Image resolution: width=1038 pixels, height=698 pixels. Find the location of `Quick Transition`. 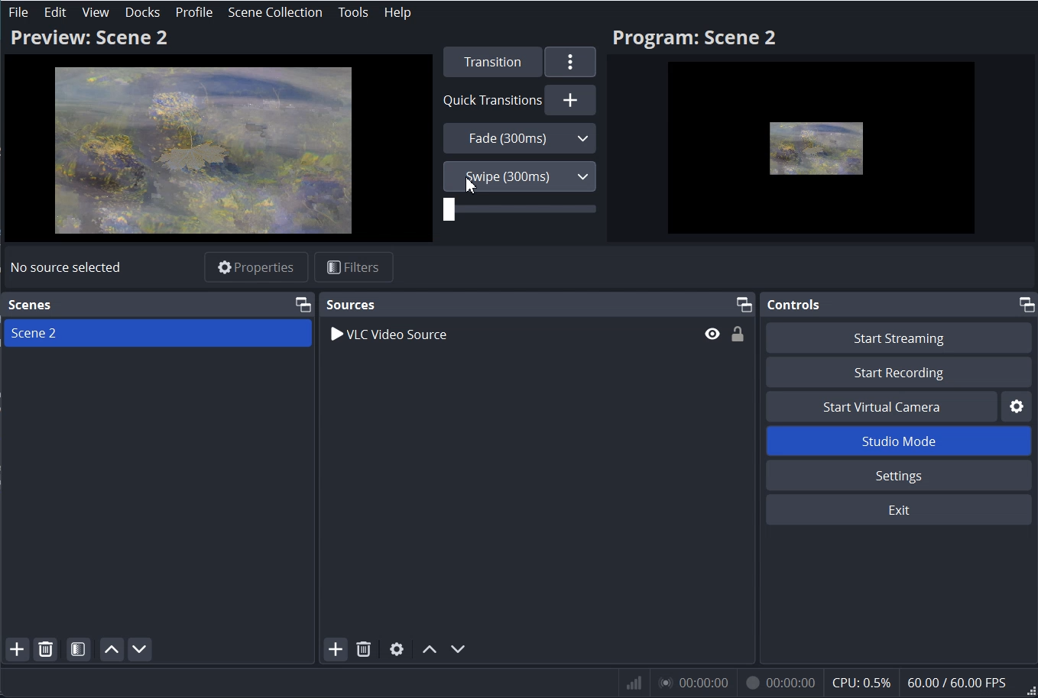

Quick Transition is located at coordinates (518, 99).